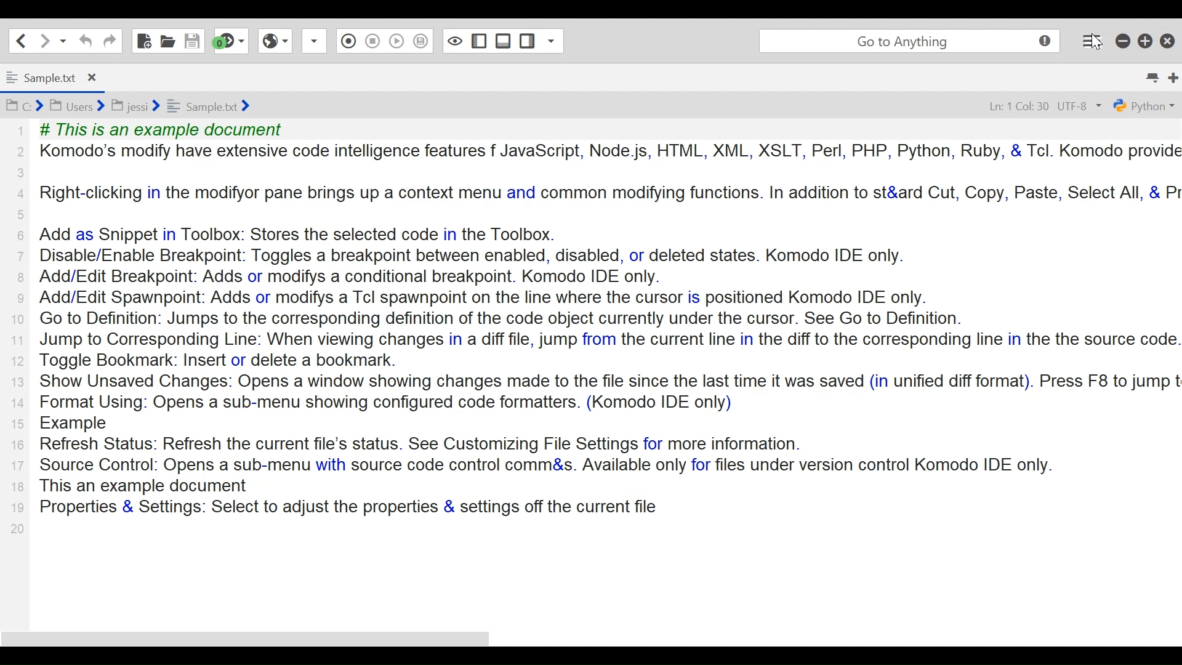 The width and height of the screenshot is (1182, 665). What do you see at coordinates (167, 39) in the screenshot?
I see `Open File` at bounding box center [167, 39].